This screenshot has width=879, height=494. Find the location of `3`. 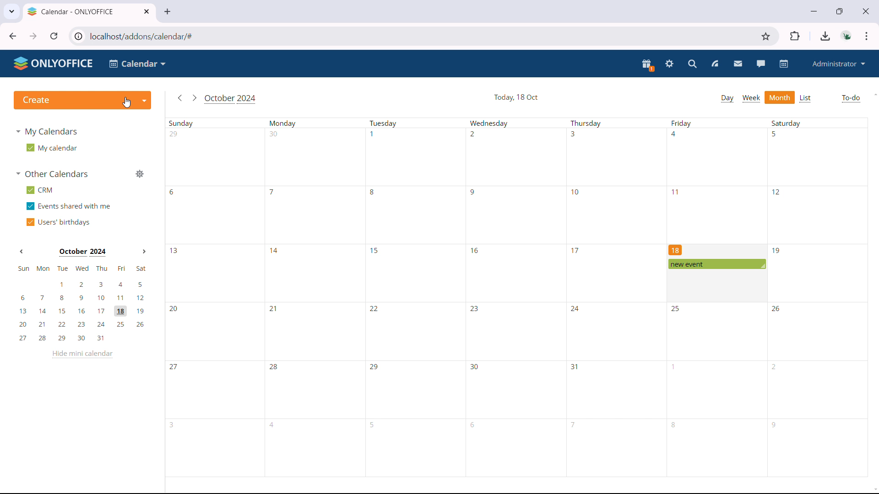

3 is located at coordinates (174, 425).